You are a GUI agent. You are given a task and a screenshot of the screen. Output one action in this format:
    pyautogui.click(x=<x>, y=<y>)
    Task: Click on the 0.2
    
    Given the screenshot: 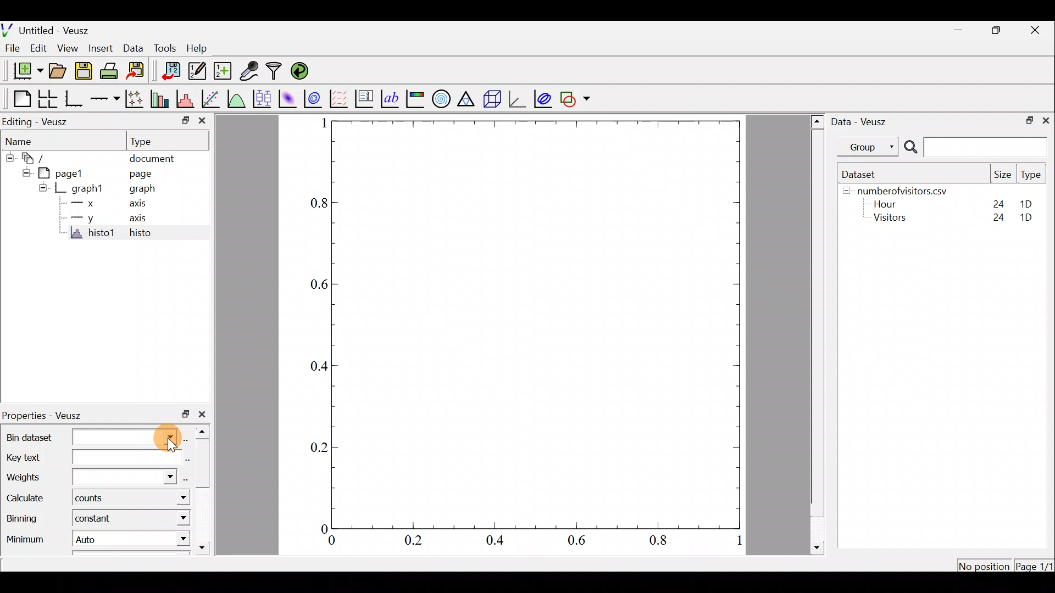 What is the action you would take?
    pyautogui.click(x=415, y=540)
    